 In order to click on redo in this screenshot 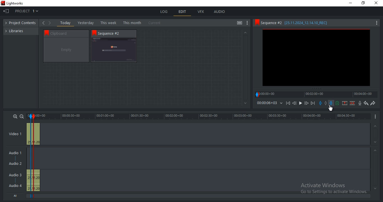, I will do `click(373, 103)`.